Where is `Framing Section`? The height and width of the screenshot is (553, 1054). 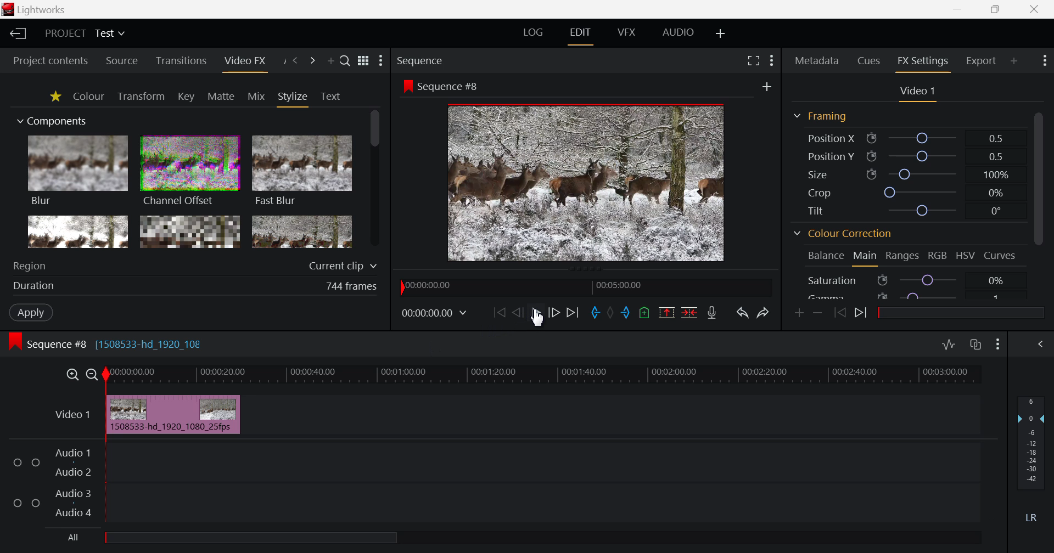 Framing Section is located at coordinates (820, 118).